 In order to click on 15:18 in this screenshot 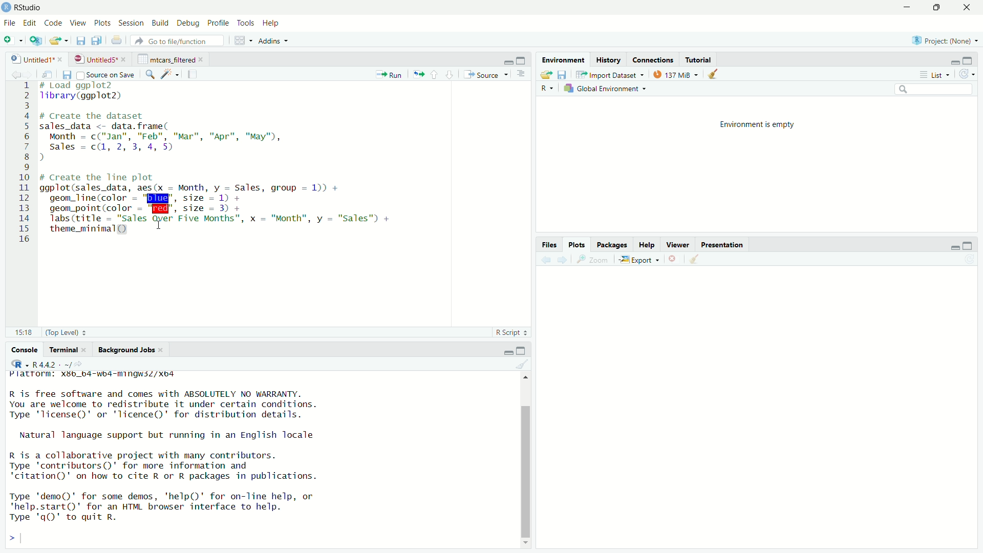, I will do `click(26, 333)`.